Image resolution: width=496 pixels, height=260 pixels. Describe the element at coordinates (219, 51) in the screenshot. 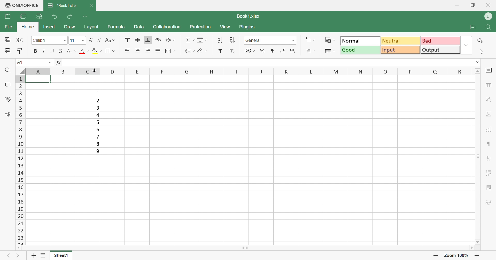

I see `Filter` at that location.